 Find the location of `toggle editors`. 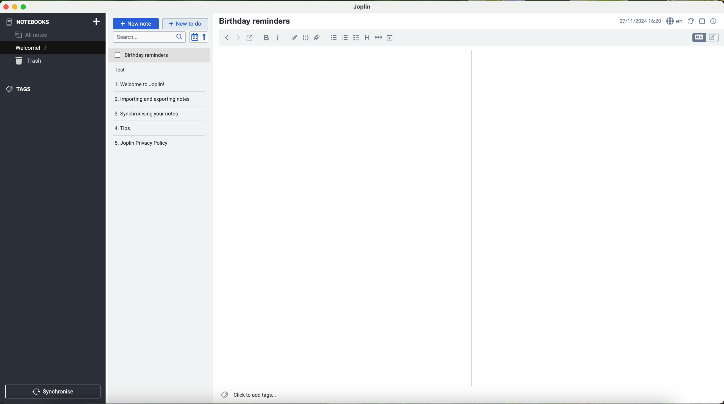

toggle editors is located at coordinates (706, 38).